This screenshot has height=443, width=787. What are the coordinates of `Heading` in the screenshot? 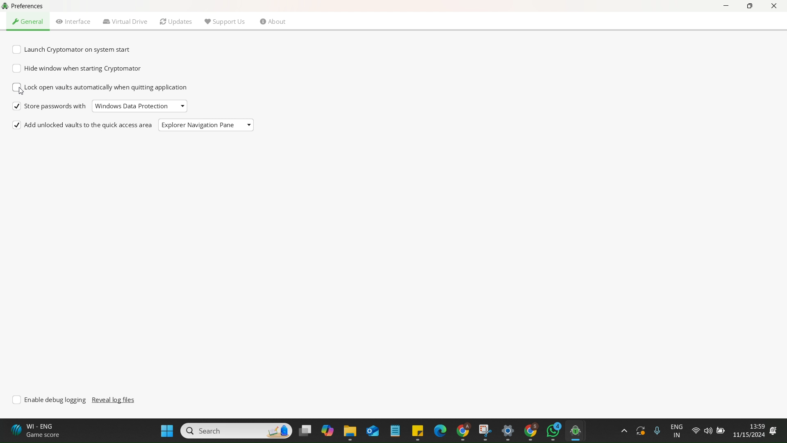 It's located at (33, 6).